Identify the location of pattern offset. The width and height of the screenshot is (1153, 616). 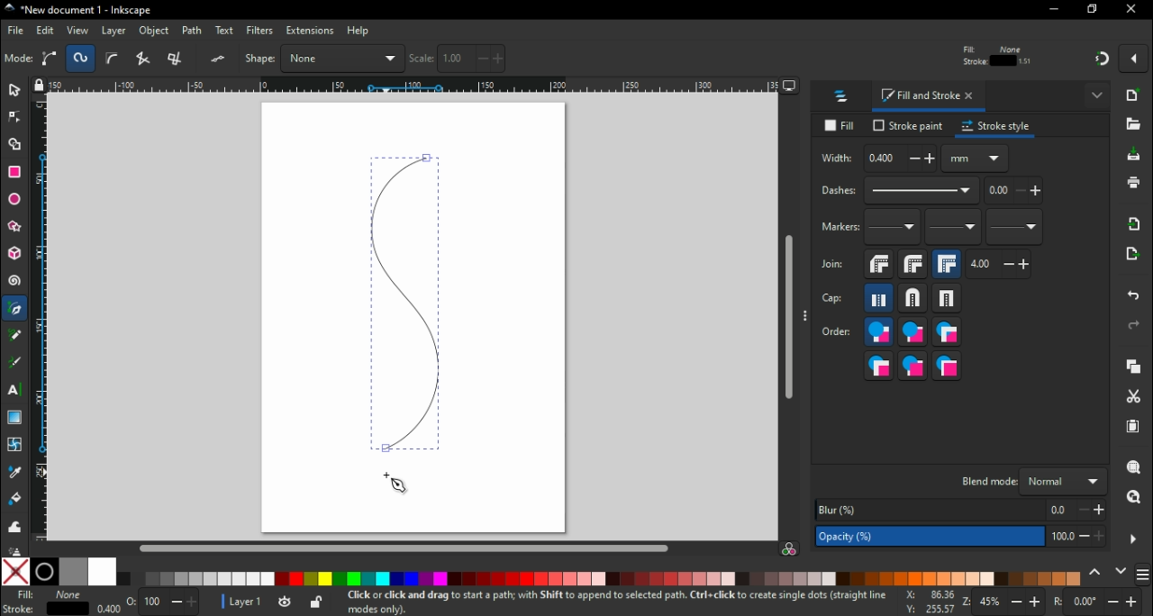
(1015, 195).